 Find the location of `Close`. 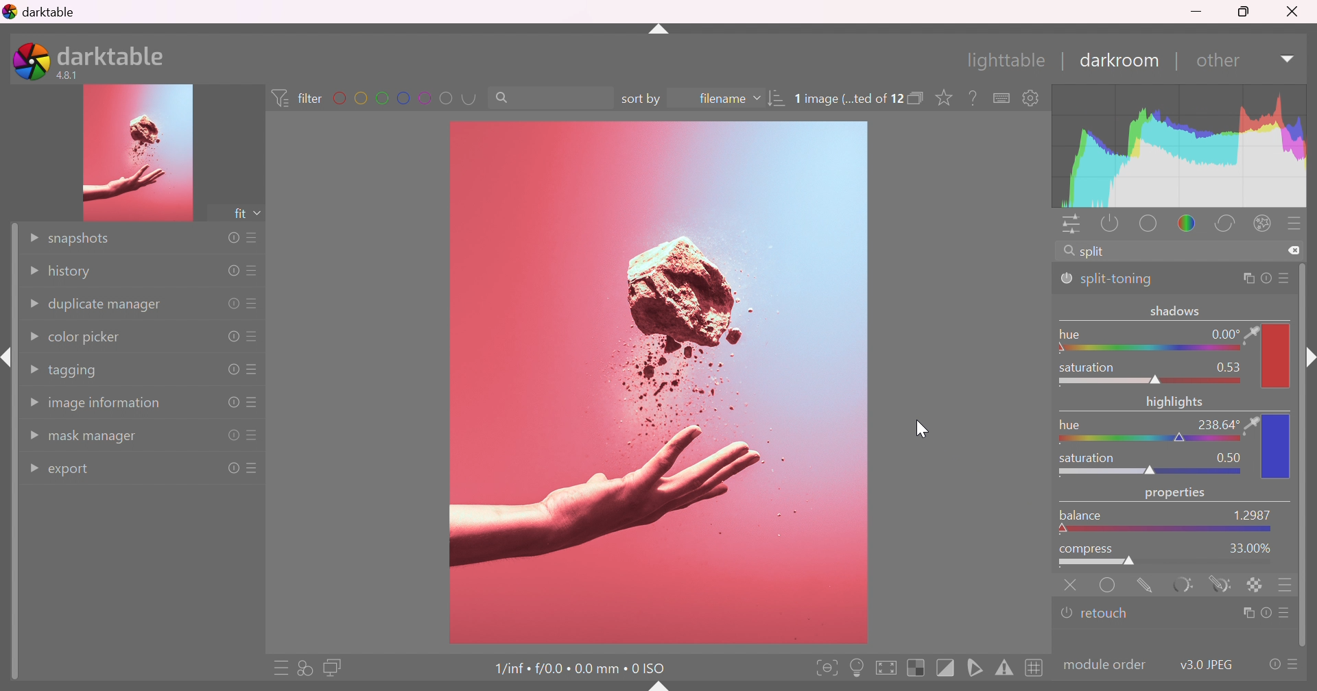

Close is located at coordinates (1295, 12).